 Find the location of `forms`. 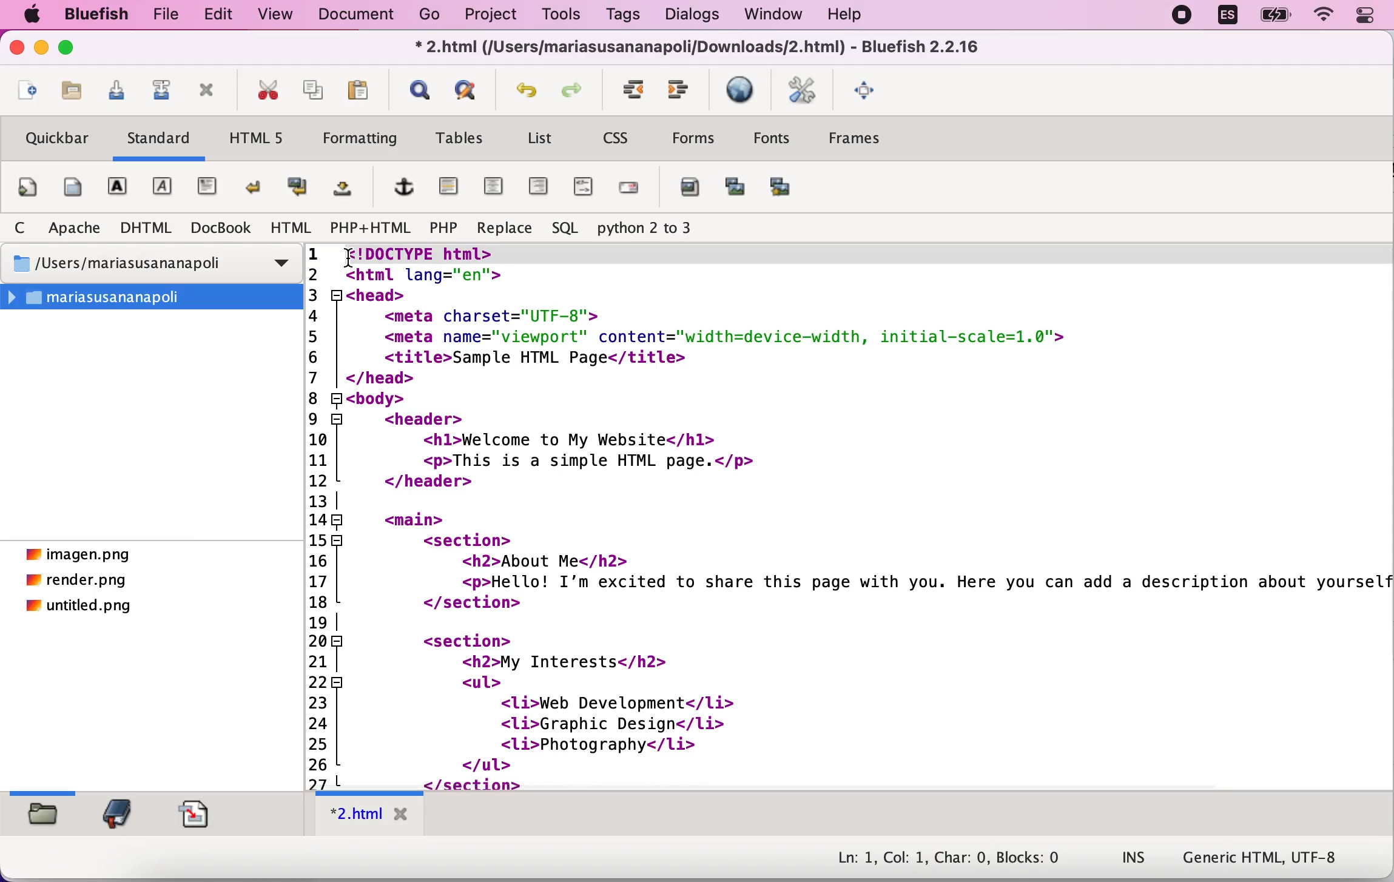

forms is located at coordinates (697, 138).